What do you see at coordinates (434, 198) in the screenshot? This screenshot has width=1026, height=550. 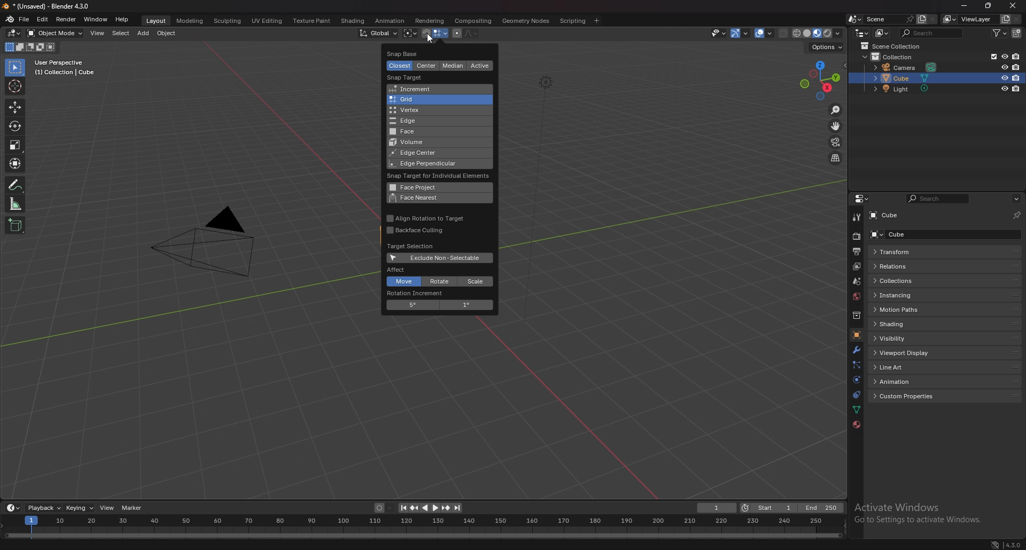 I see `face nearest` at bounding box center [434, 198].